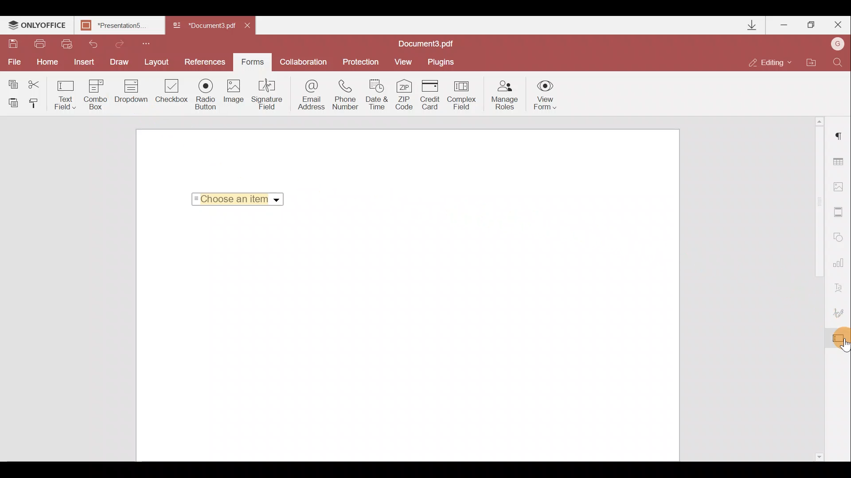 This screenshot has height=478, width=851. Describe the element at coordinates (841, 238) in the screenshot. I see `Shapes settings` at that location.